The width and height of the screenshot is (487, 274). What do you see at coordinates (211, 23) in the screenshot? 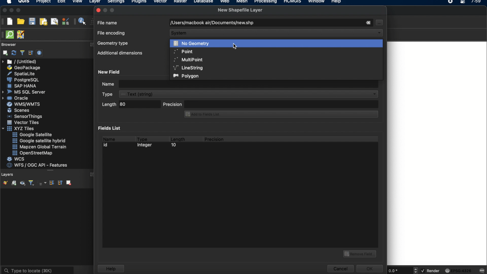
I see `file name, type, location` at bounding box center [211, 23].